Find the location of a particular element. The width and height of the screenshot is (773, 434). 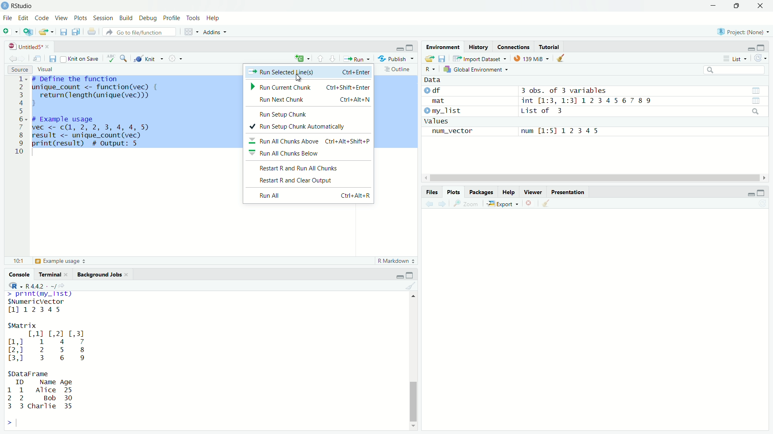

maximize is located at coordinates (411, 48).